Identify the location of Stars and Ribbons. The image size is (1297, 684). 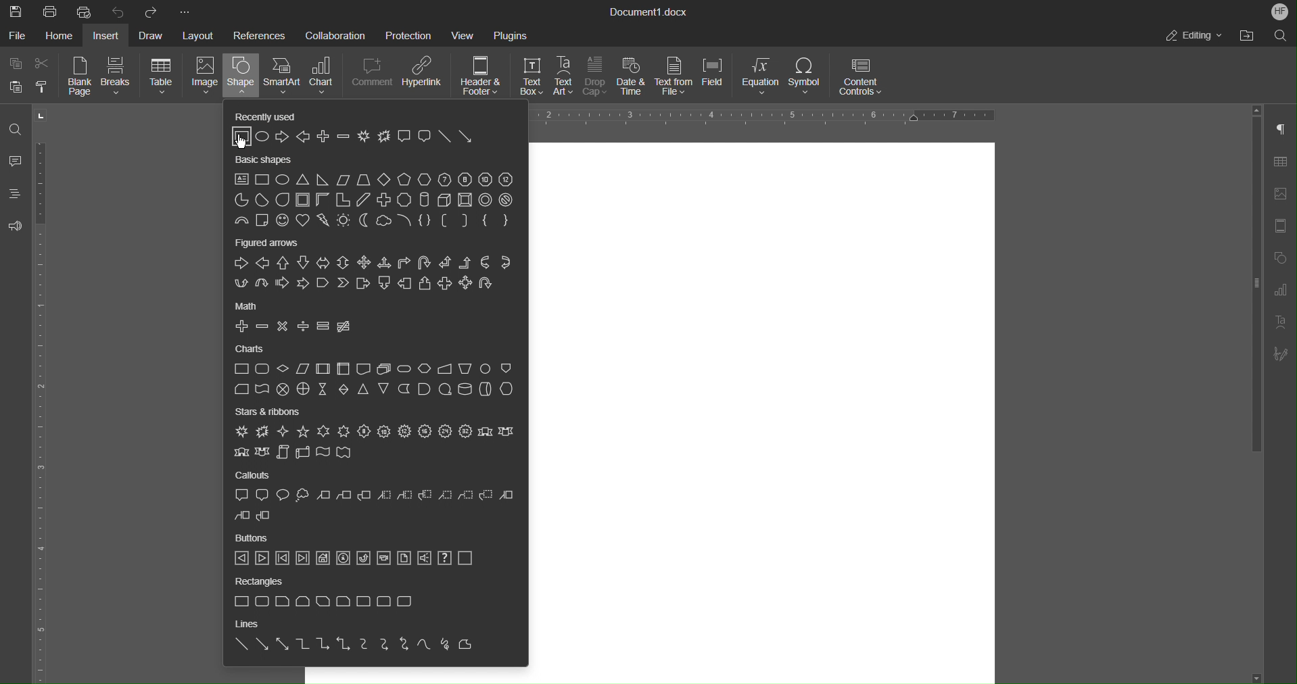
(375, 443).